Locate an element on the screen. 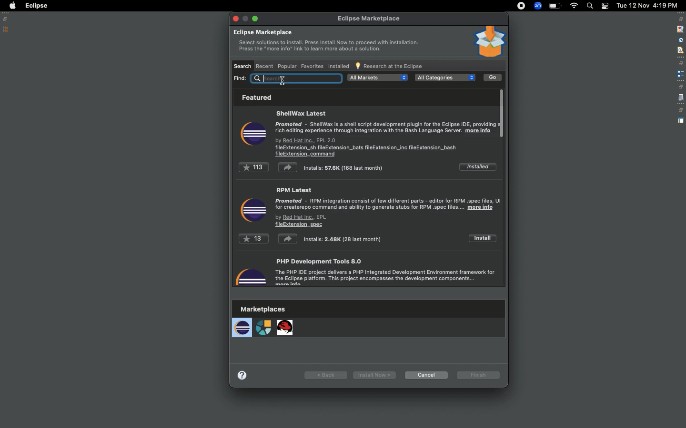  Eclipse marketplace is located at coordinates (325, 42).